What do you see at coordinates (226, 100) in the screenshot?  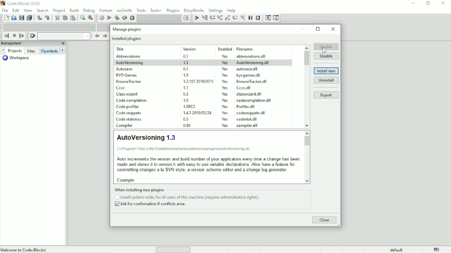 I see `Yes` at bounding box center [226, 100].